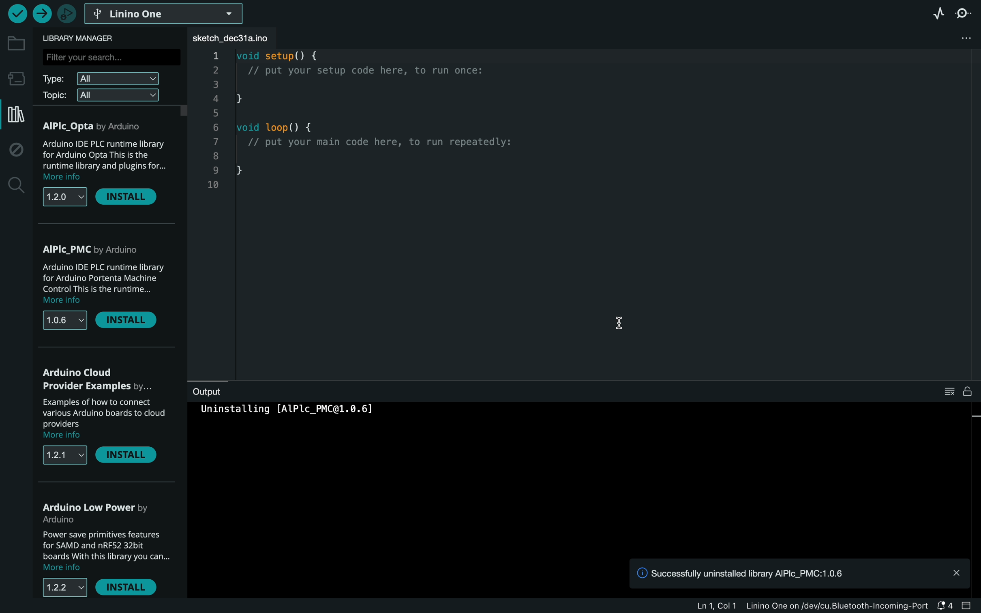 The height and width of the screenshot is (613, 981). What do you see at coordinates (101, 417) in the screenshot?
I see `description` at bounding box center [101, 417].